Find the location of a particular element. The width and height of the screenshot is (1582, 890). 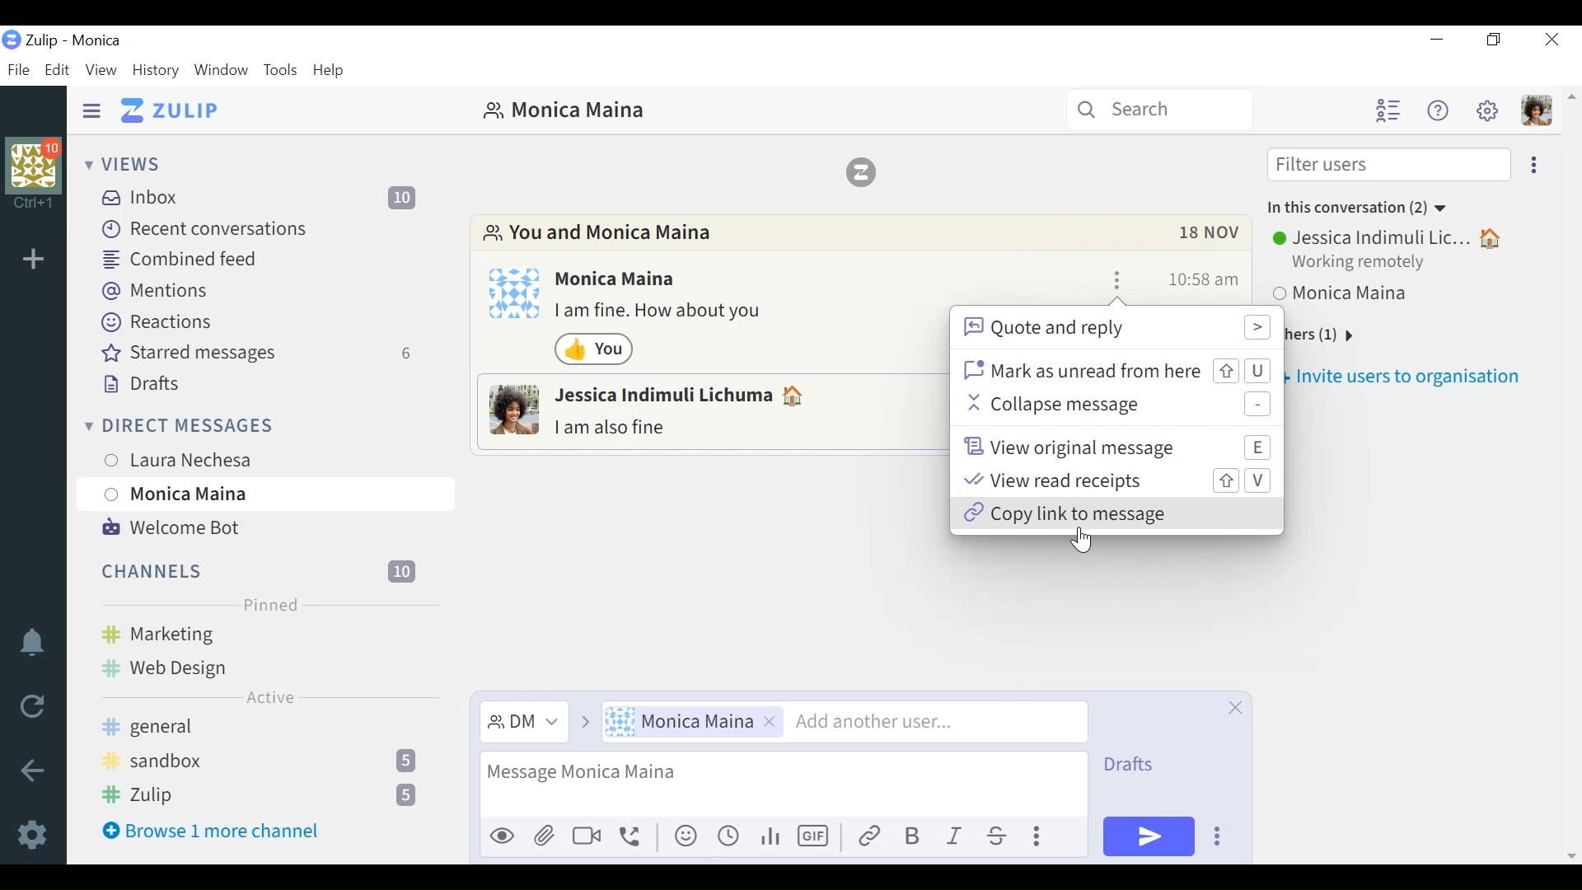

Starred messages is located at coordinates (261, 353).